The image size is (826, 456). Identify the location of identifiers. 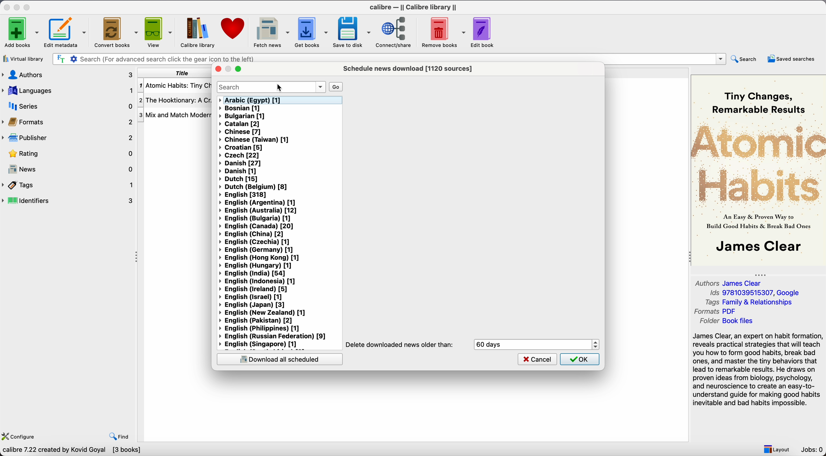
(69, 201).